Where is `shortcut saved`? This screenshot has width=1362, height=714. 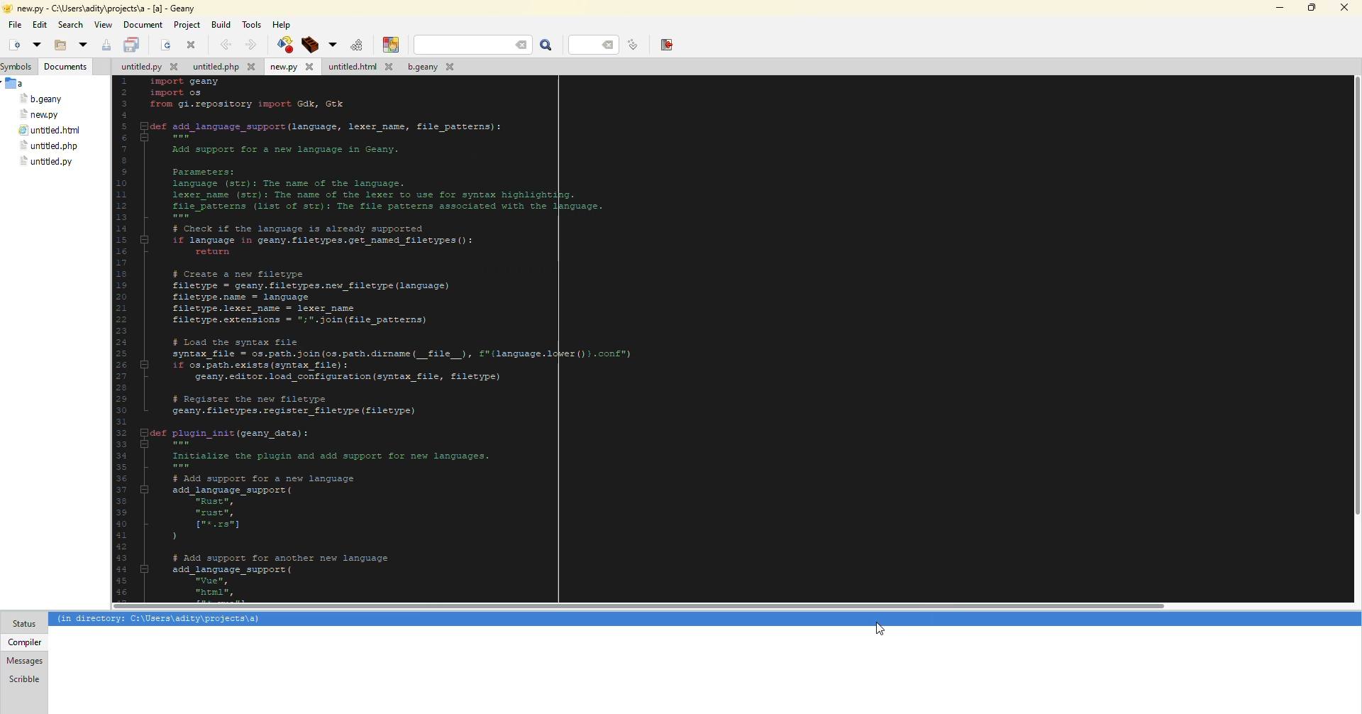 shortcut saved is located at coordinates (882, 629).